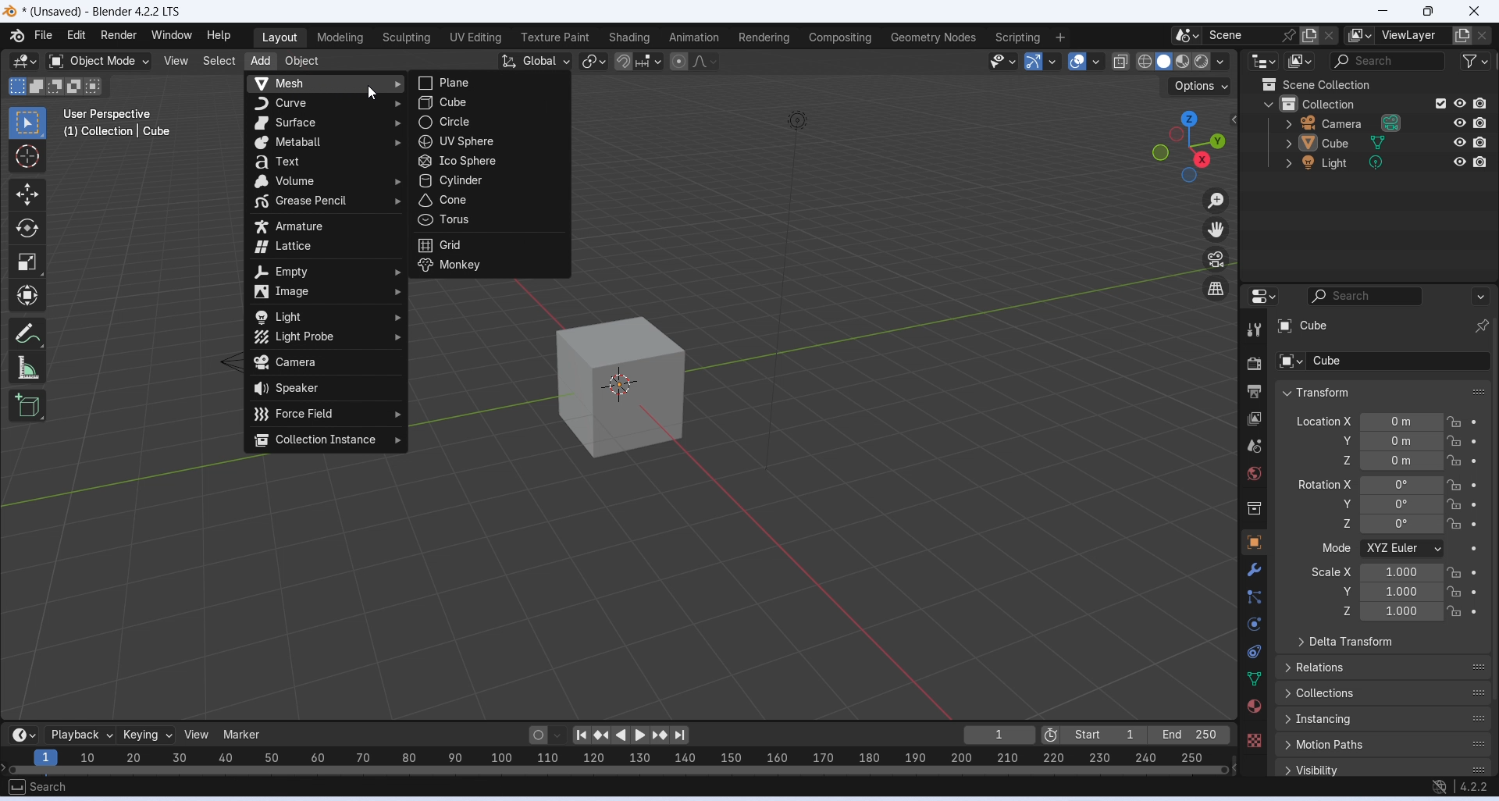 This screenshot has width=1499, height=801. I want to click on cube, so click(621, 387).